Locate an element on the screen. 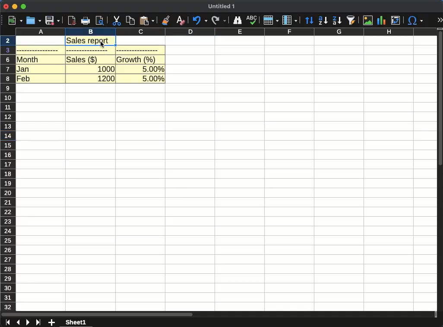 The height and width of the screenshot is (327, 443). sort is located at coordinates (310, 21).